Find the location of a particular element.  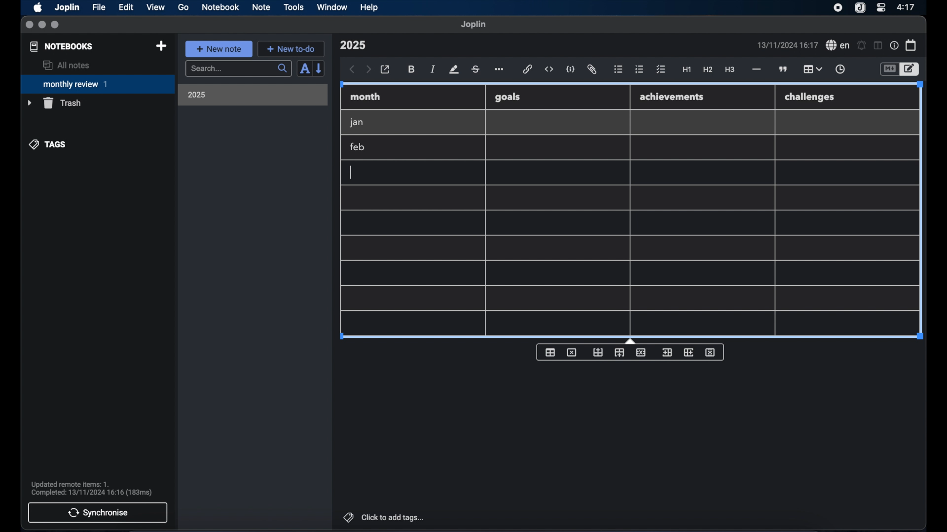

trash is located at coordinates (54, 103).